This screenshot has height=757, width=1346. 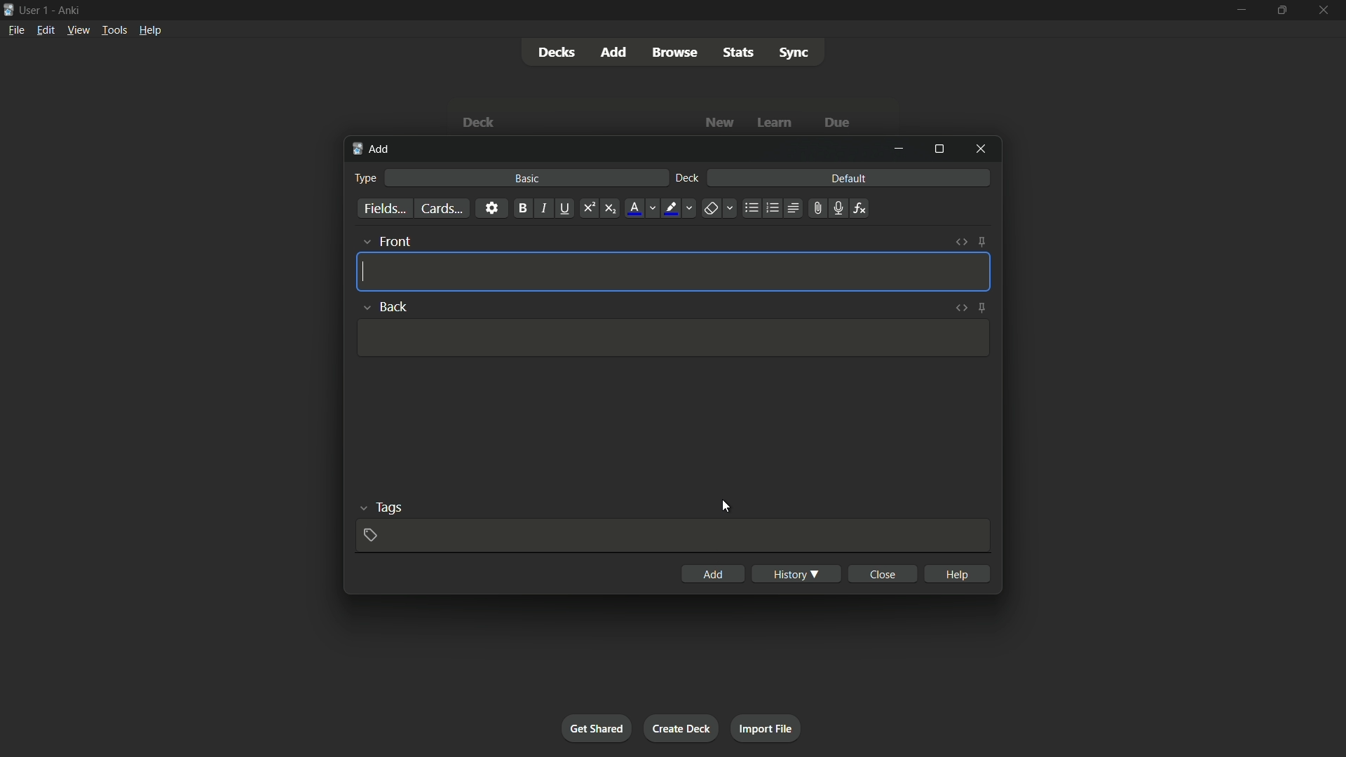 I want to click on file menu, so click(x=17, y=30).